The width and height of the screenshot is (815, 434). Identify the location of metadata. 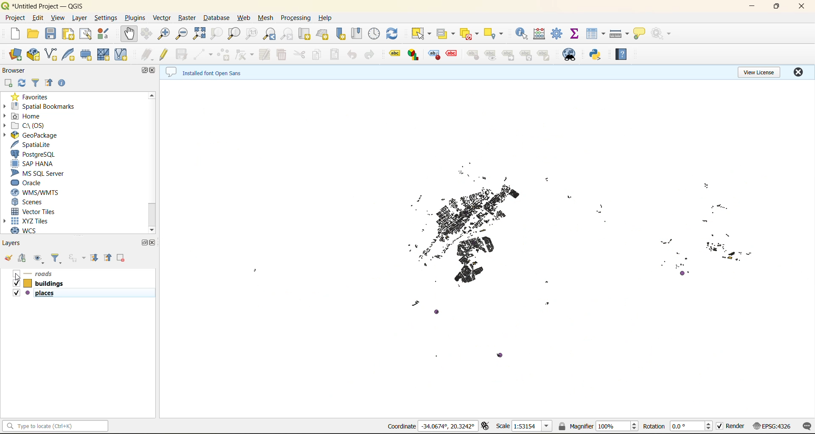
(205, 73).